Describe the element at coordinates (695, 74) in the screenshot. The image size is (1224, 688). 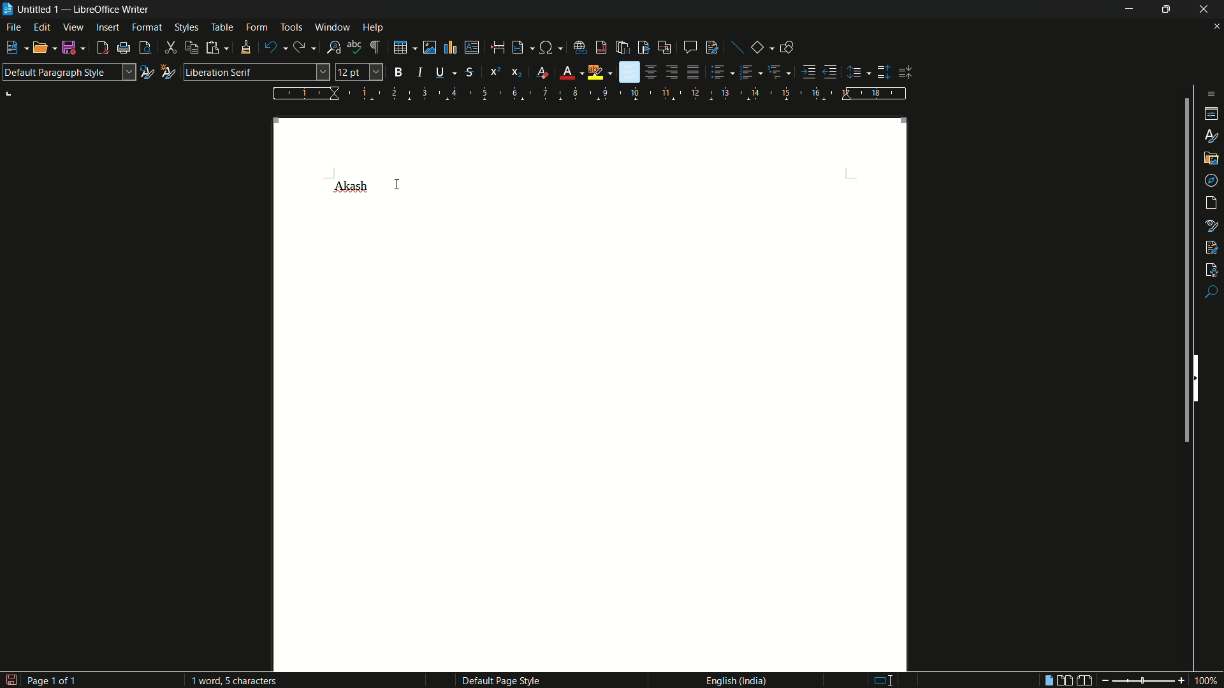
I see `justify` at that location.